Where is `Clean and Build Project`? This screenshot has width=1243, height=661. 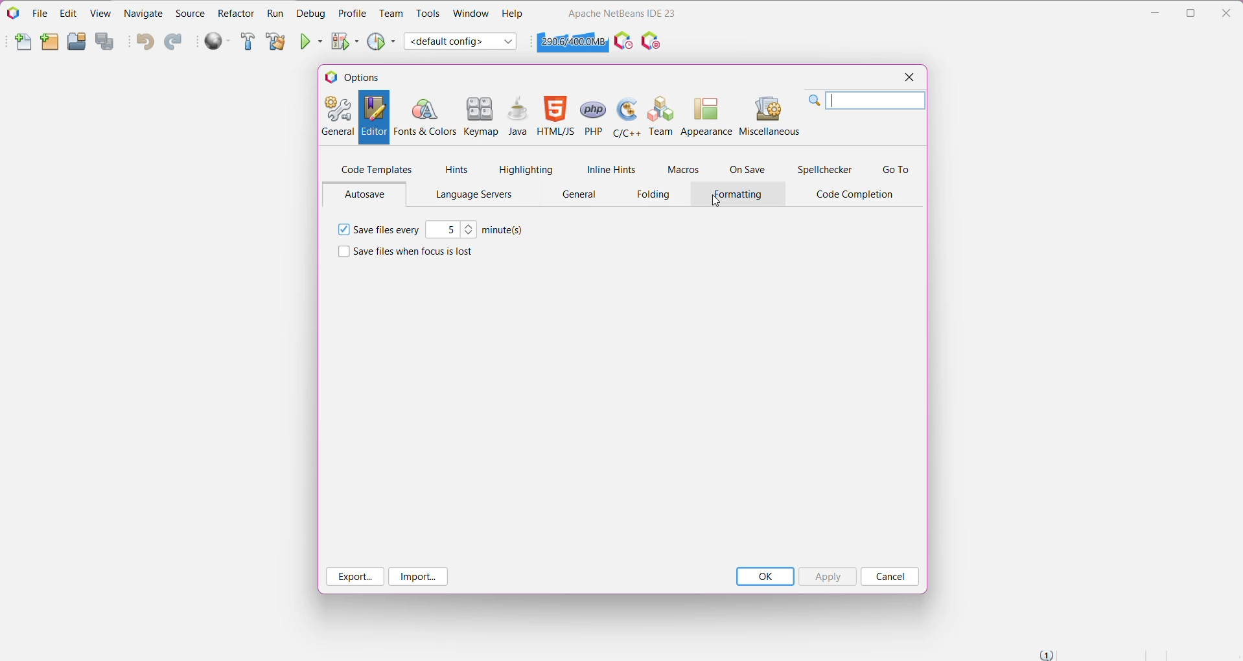
Clean and Build Project is located at coordinates (275, 42).